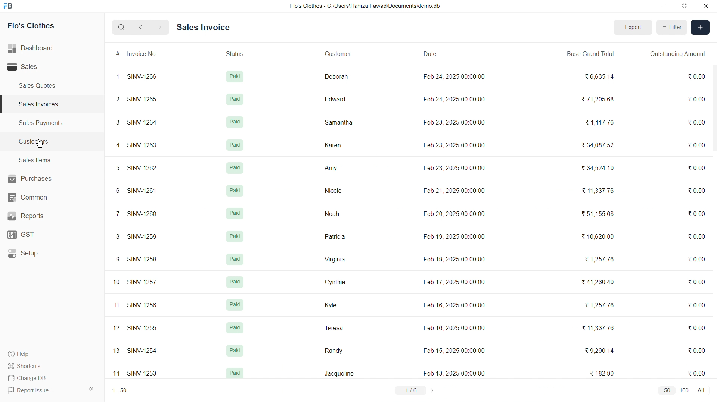 The height and width of the screenshot is (402, 717). I want to click on Sales Payments, so click(43, 123).